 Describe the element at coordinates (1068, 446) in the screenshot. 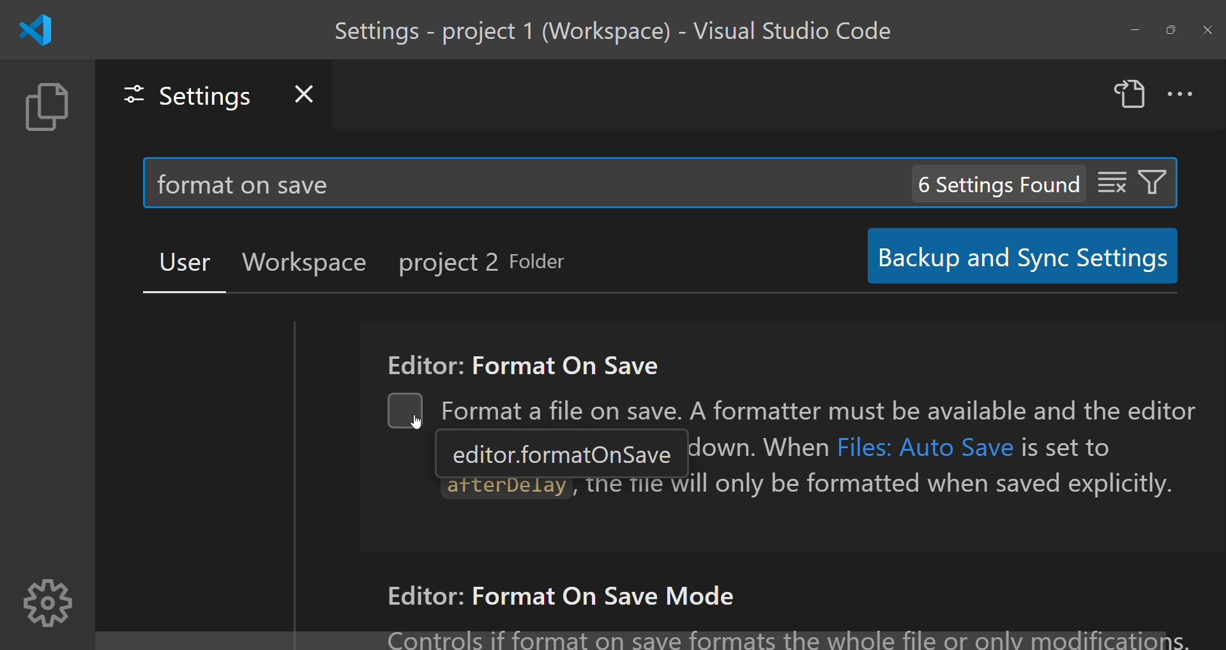

I see `is set to` at that location.